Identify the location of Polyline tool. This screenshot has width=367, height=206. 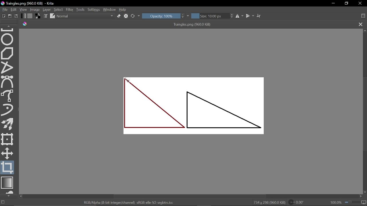
(8, 68).